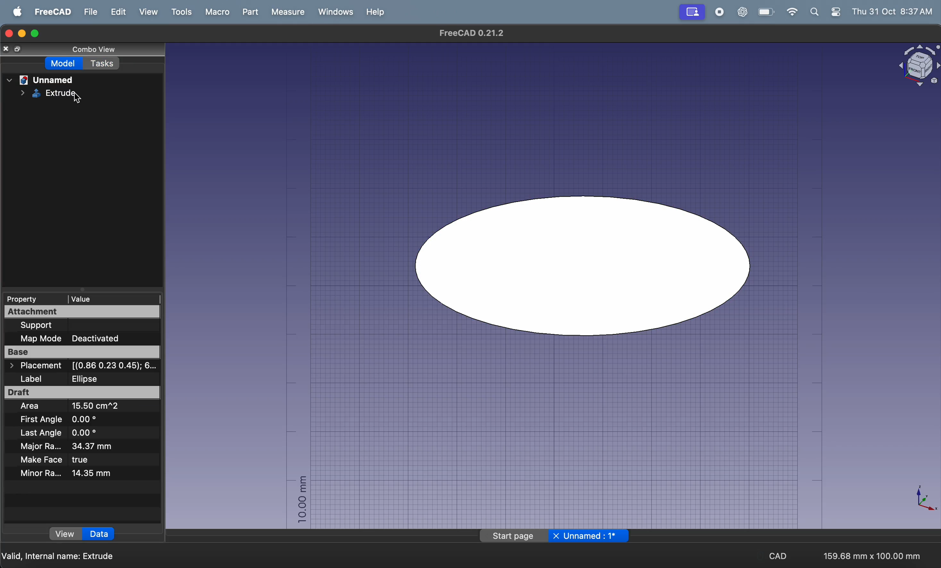 This screenshot has height=568, width=941. Describe the element at coordinates (284, 12) in the screenshot. I see `measure` at that location.